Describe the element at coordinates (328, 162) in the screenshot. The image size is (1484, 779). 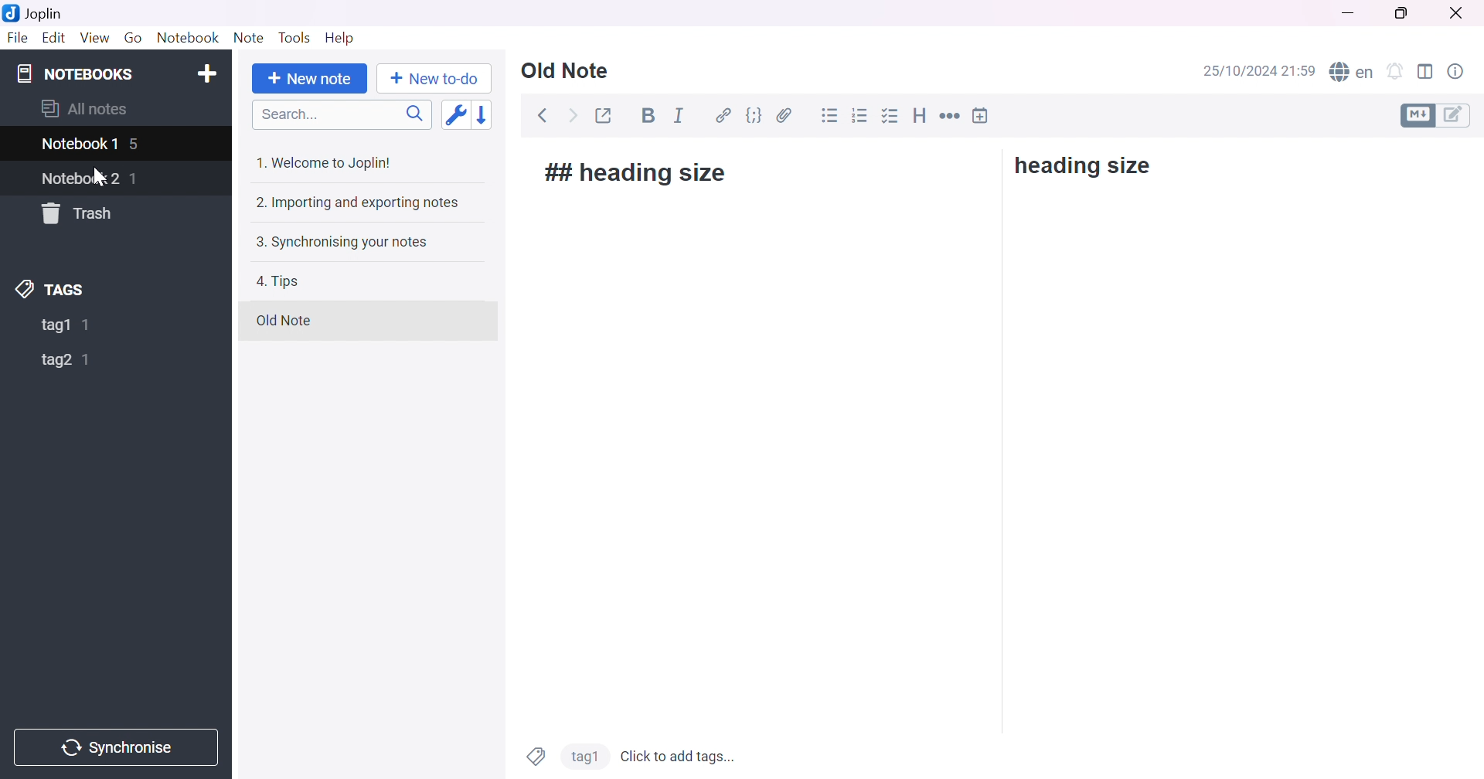
I see `1. Welcome to Joplin!` at that location.